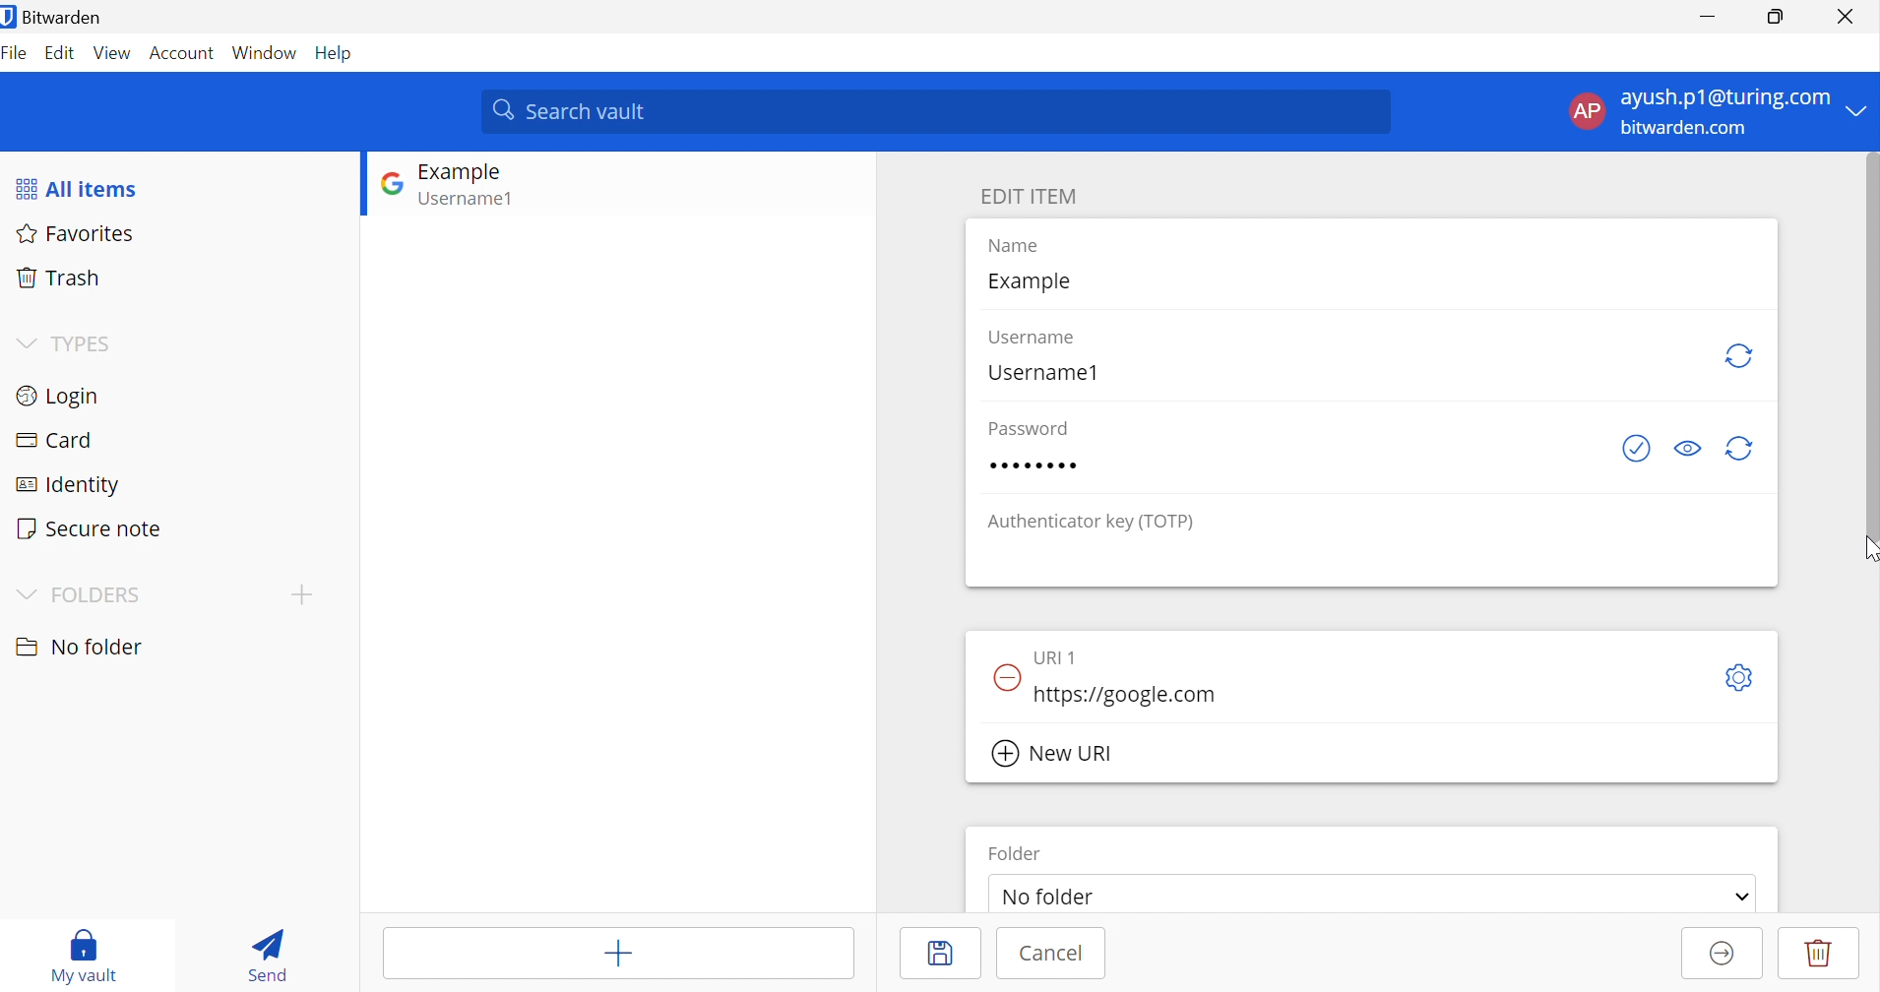 The width and height of the screenshot is (1880, 992). What do you see at coordinates (1744, 895) in the screenshot?
I see `Drop Down` at bounding box center [1744, 895].